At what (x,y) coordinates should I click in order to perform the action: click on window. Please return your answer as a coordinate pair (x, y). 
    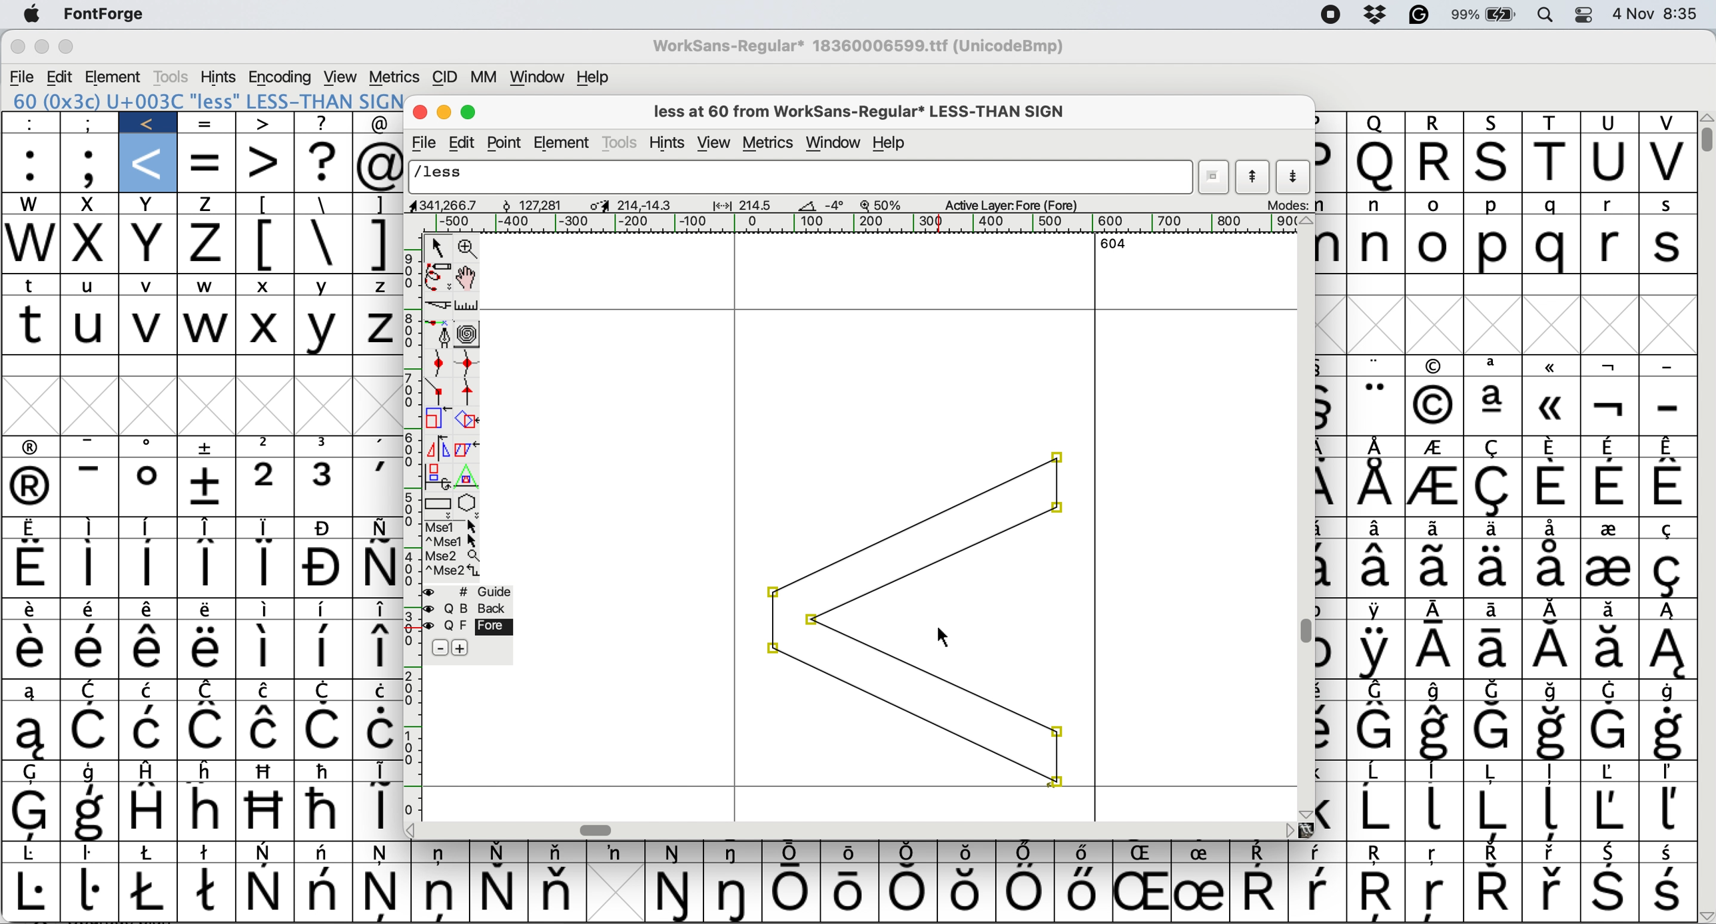
    Looking at the image, I should click on (538, 76).